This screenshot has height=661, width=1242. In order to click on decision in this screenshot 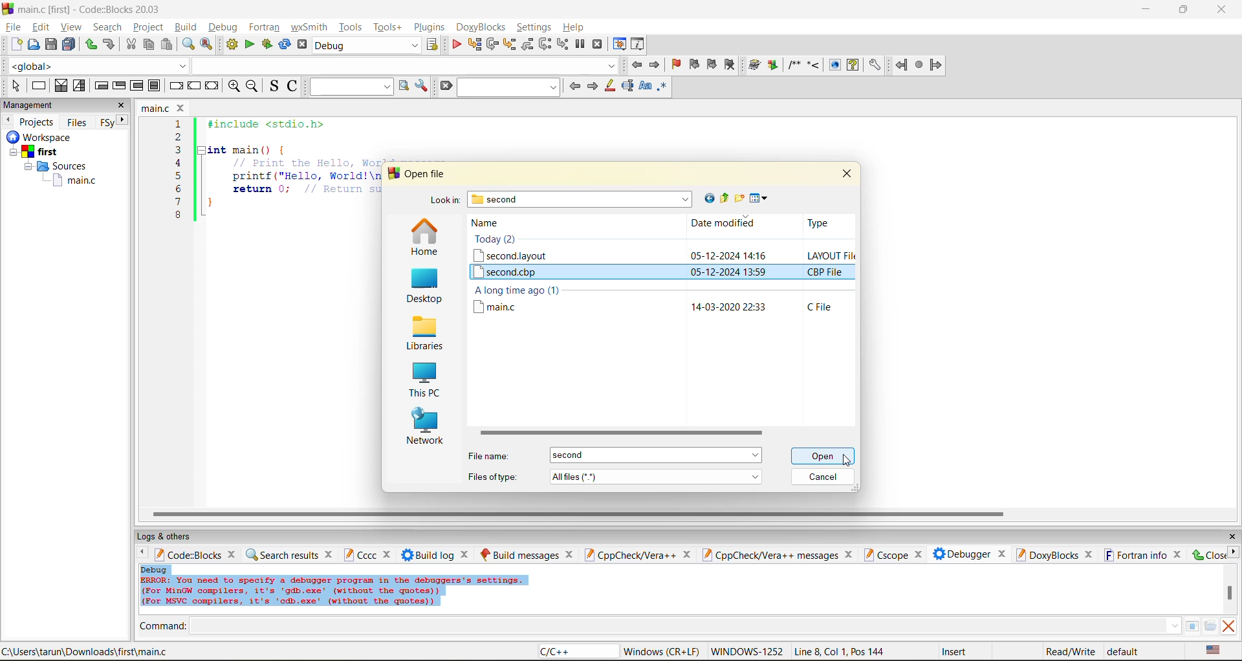, I will do `click(60, 85)`.